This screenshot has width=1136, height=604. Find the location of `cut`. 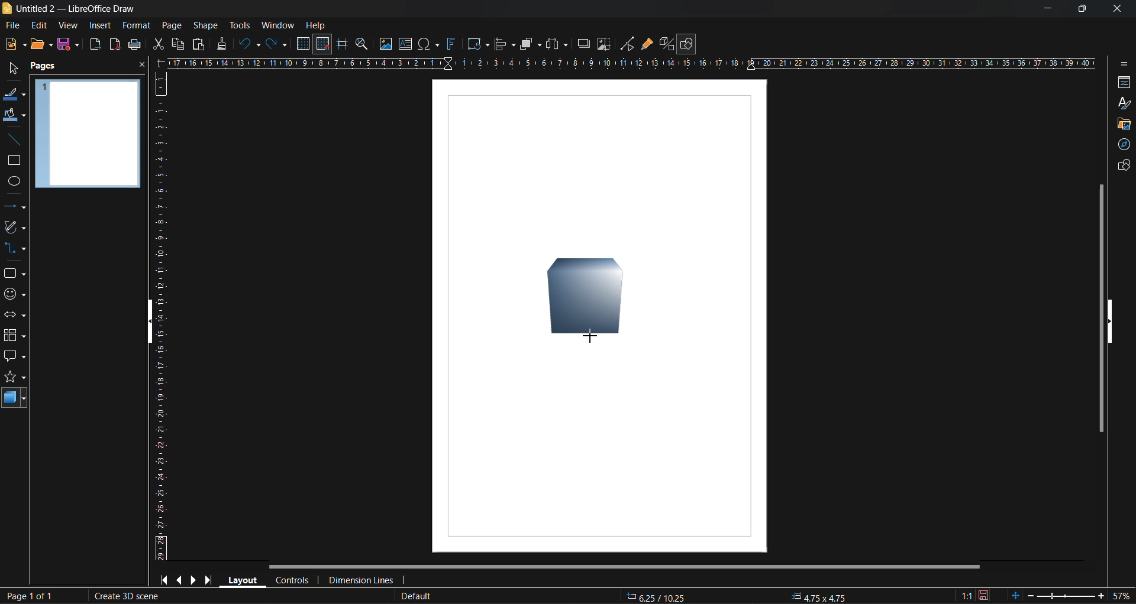

cut is located at coordinates (160, 45).